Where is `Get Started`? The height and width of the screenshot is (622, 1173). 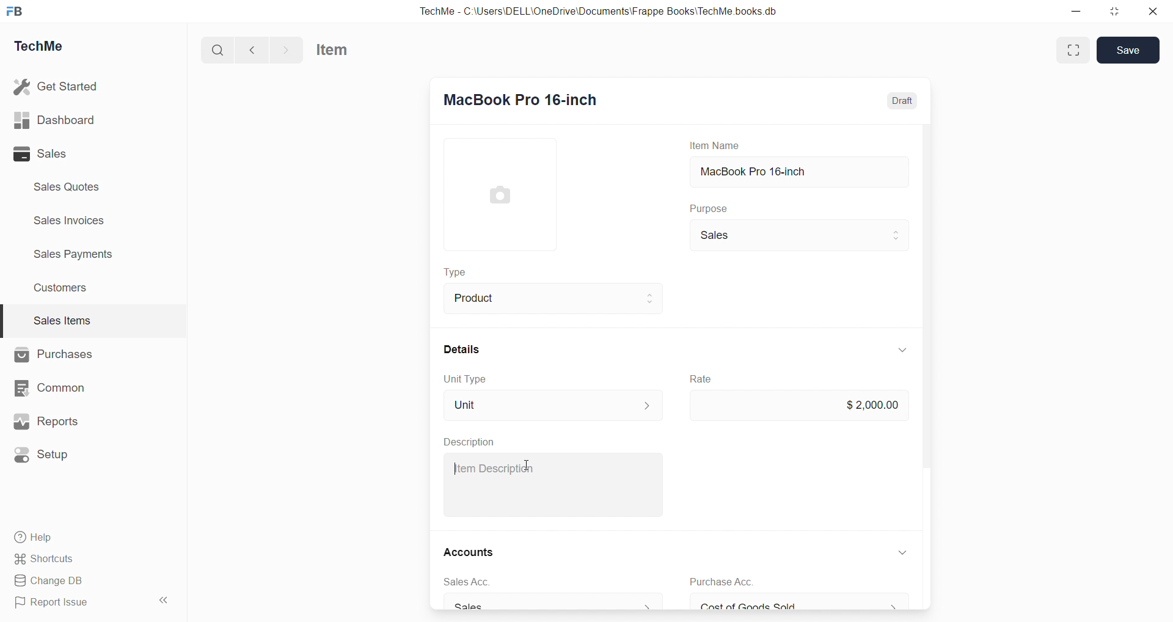
Get Started is located at coordinates (57, 87).